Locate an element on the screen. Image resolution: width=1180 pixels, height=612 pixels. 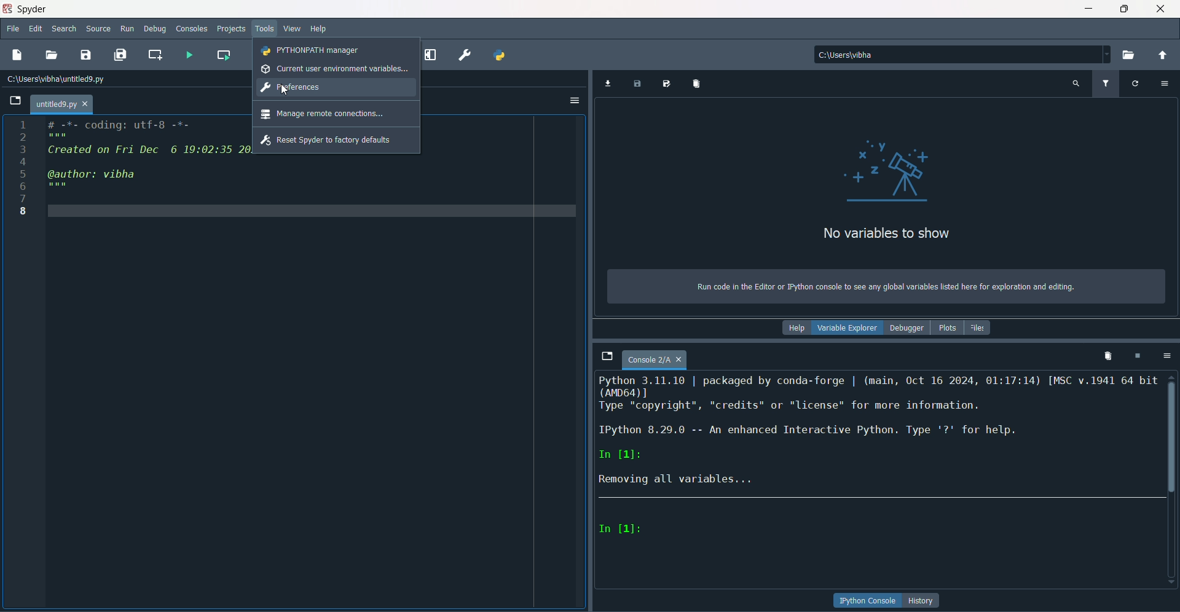
graphics is located at coordinates (891, 169).